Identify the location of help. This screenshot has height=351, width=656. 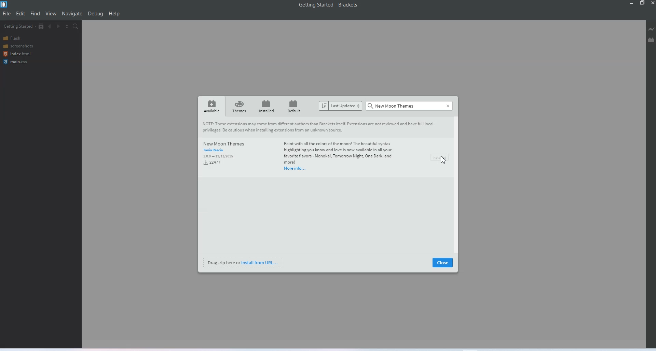
(114, 14).